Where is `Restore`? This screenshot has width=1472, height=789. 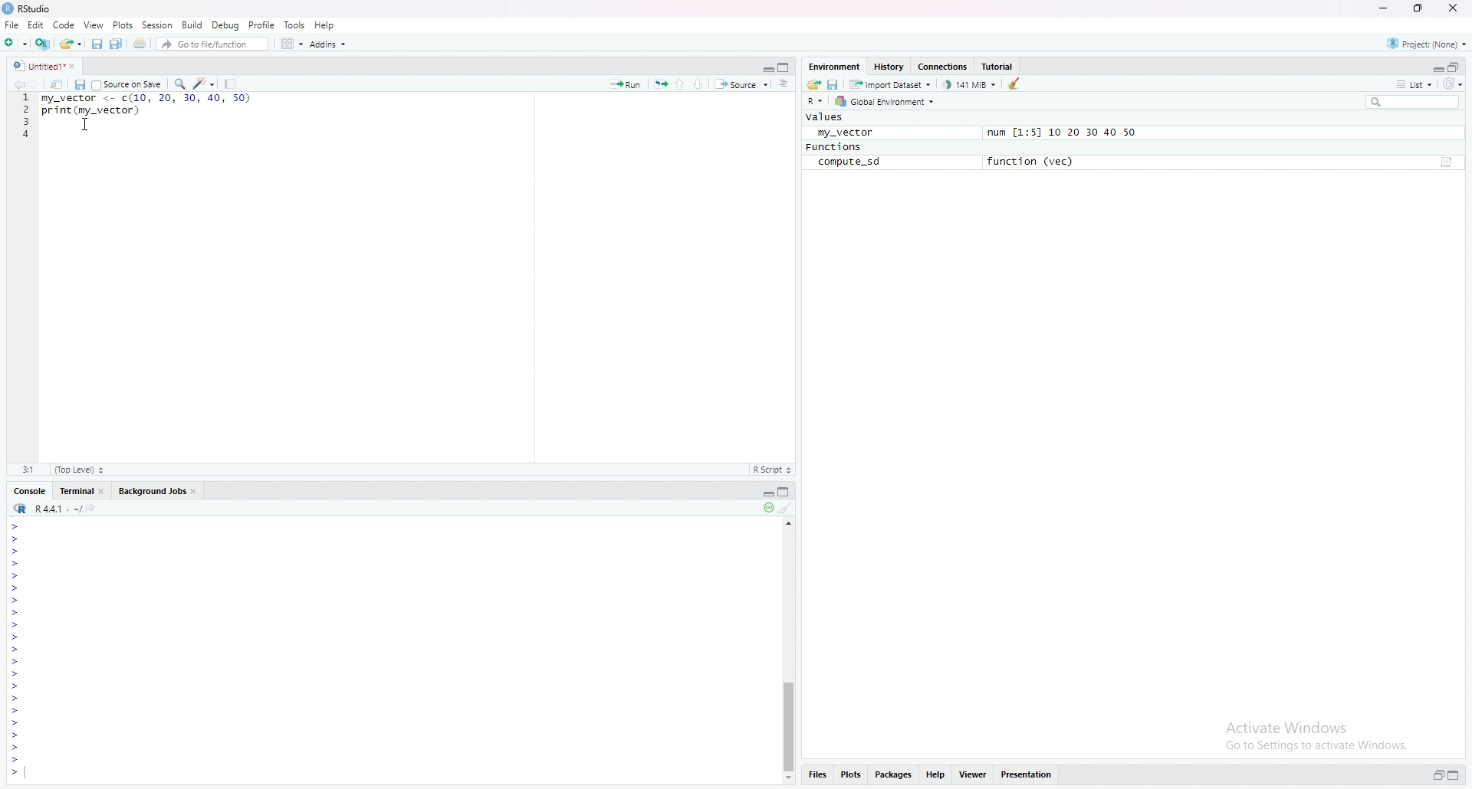
Restore is located at coordinates (1437, 775).